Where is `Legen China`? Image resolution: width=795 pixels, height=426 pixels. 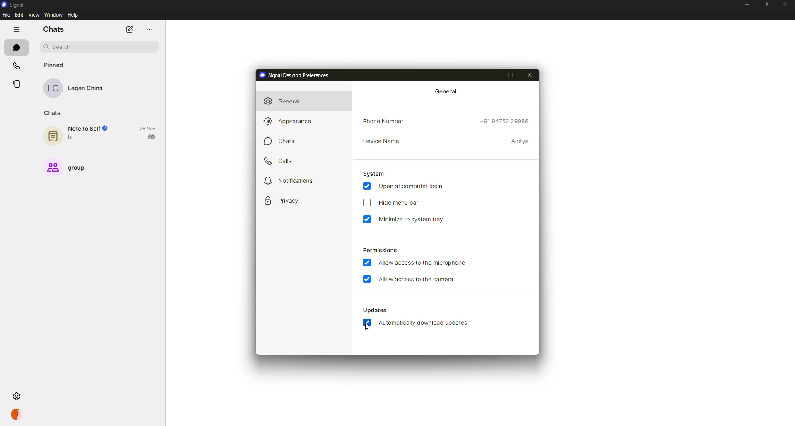
Legen China is located at coordinates (75, 88).